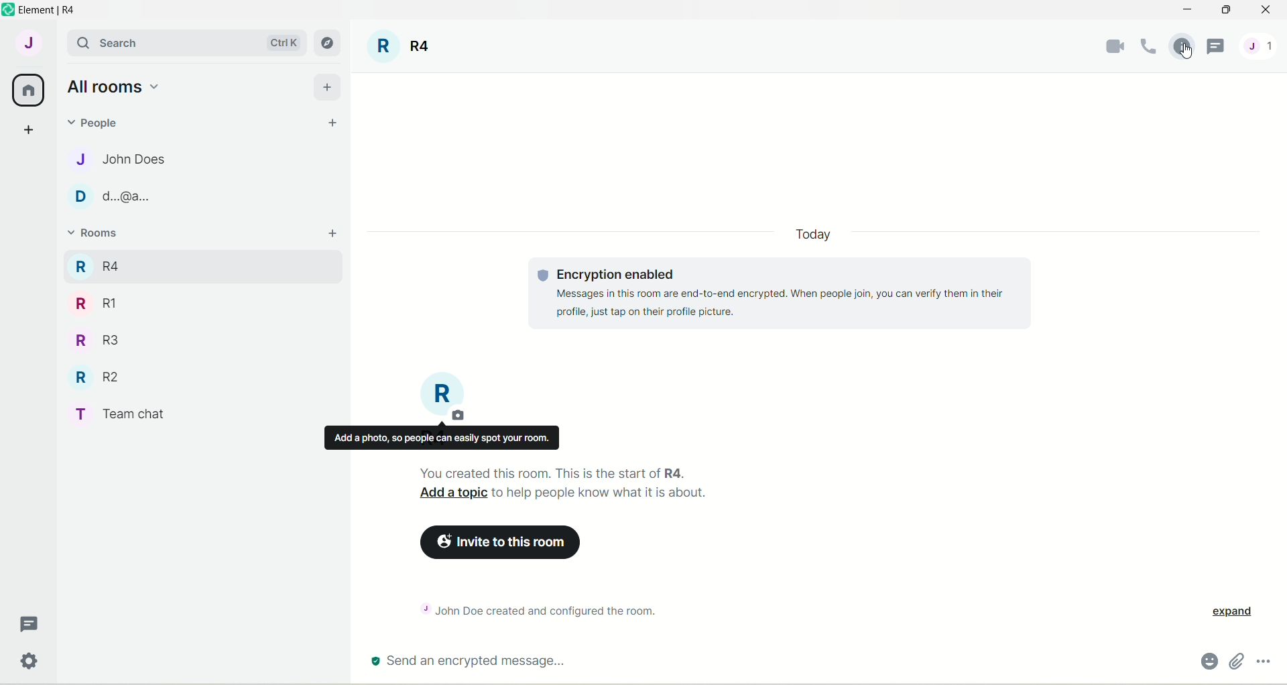  I want to click on close, so click(1266, 13).